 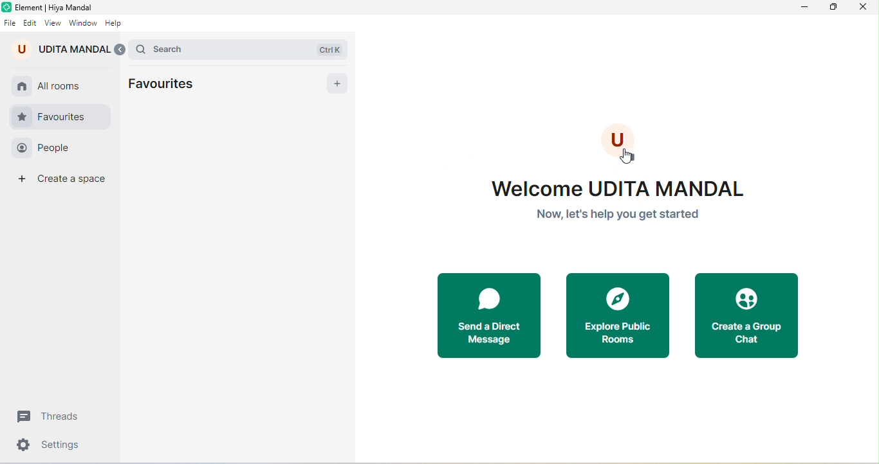 I want to click on maximize, so click(x=833, y=8).